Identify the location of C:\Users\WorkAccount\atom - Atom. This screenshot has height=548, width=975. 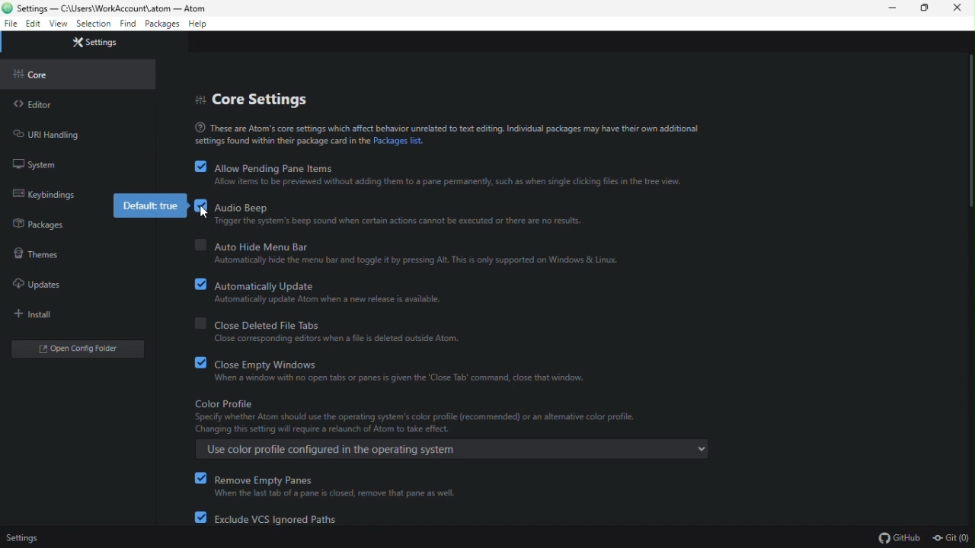
(114, 8).